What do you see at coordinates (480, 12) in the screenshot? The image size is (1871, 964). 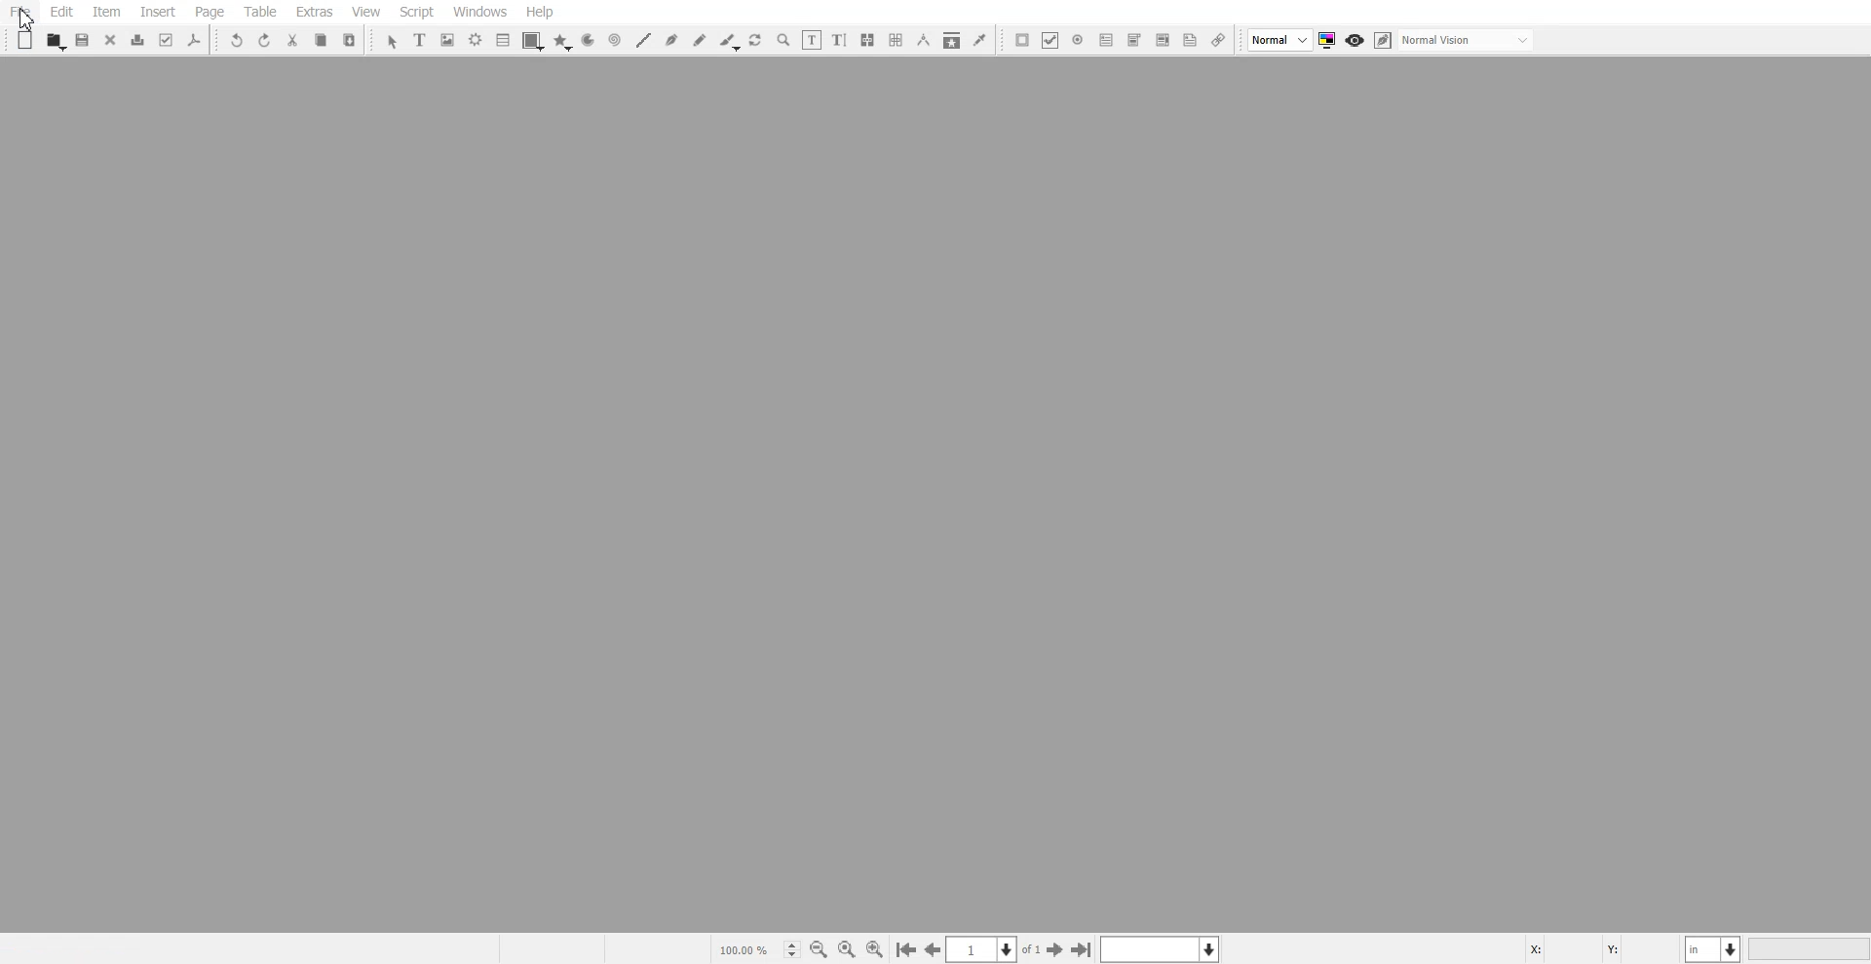 I see `Windows` at bounding box center [480, 12].